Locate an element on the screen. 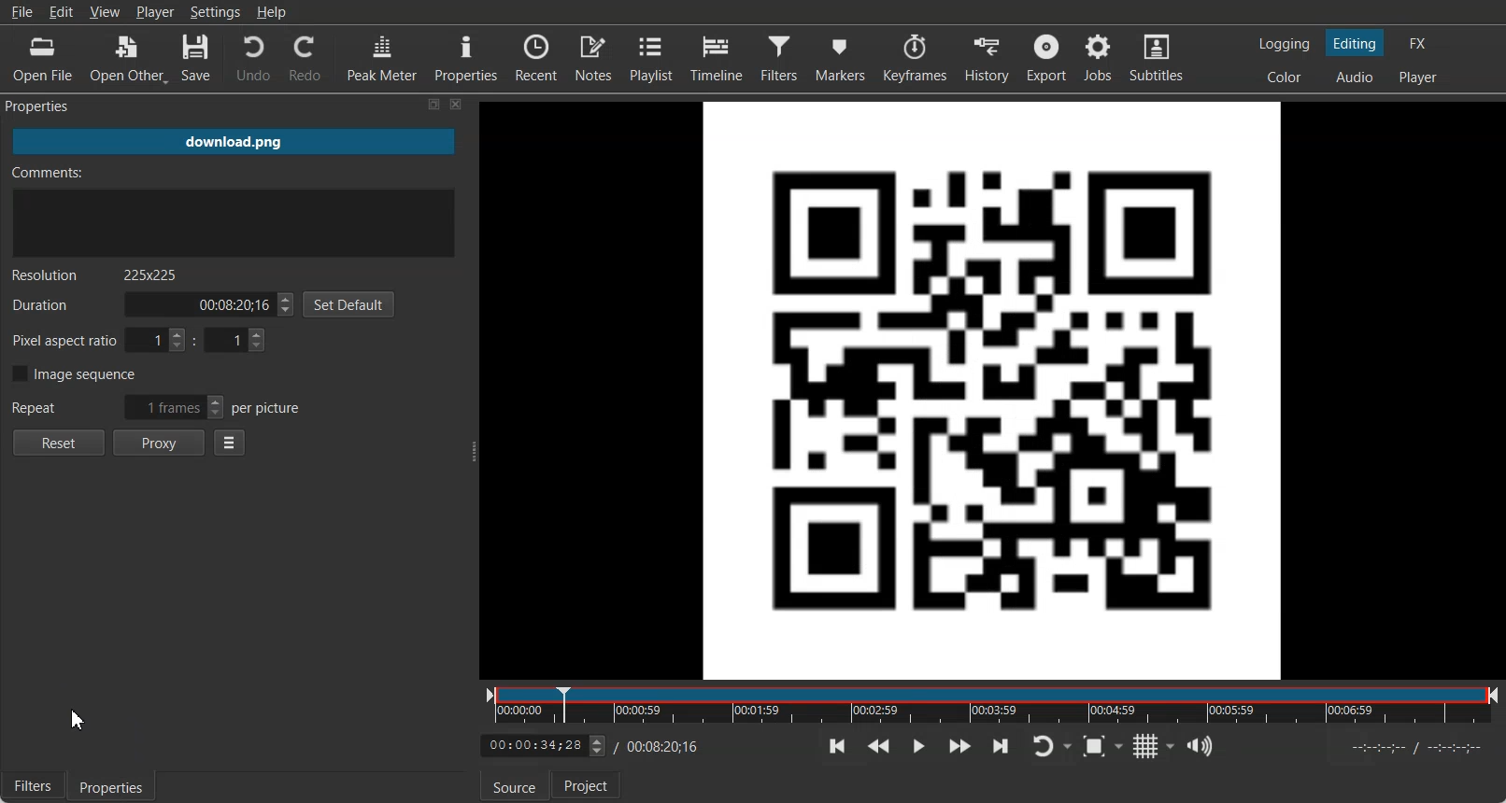 The width and height of the screenshot is (1506, 803). Markers is located at coordinates (840, 58).